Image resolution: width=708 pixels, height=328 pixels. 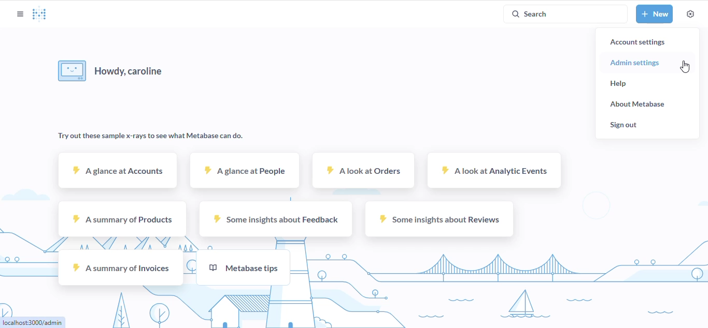 What do you see at coordinates (150, 136) in the screenshot?
I see `try out these sample x-rays to see what metabase can do.` at bounding box center [150, 136].